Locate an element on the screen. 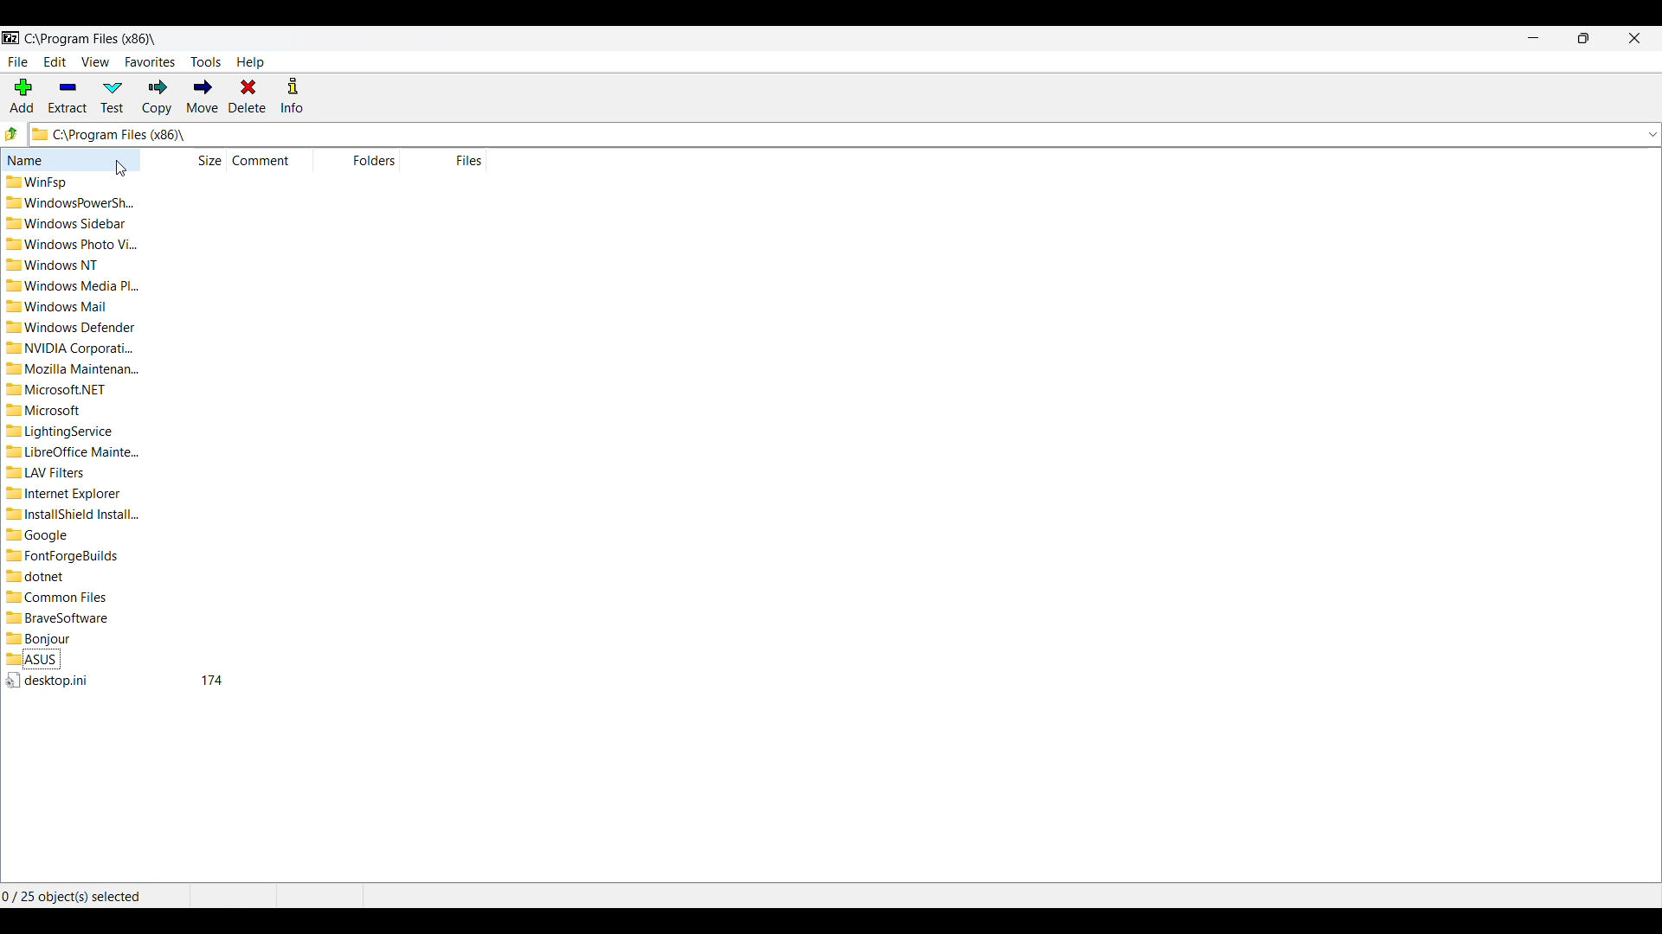 Image resolution: width=1662 pixels, height=934 pixels. Help menu is located at coordinates (250, 62).